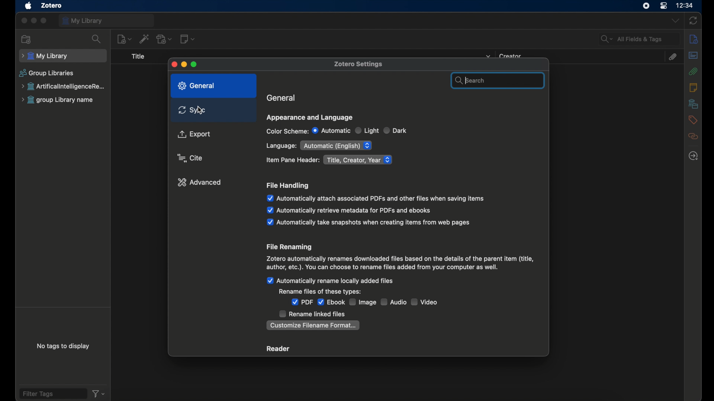 Image resolution: width=714 pixels, height=401 pixels. Describe the element at coordinates (44, 20) in the screenshot. I see `maximize` at that location.